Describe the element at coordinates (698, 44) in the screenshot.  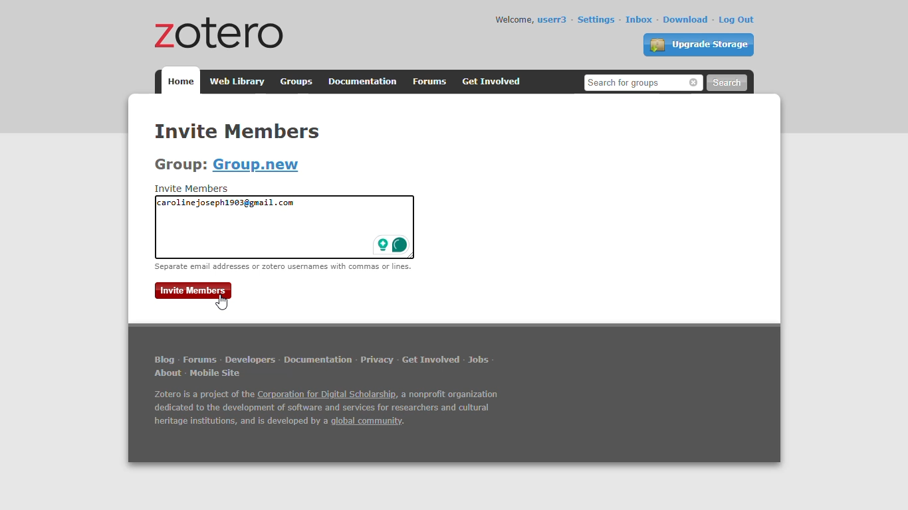
I see `upgrade storage` at that location.